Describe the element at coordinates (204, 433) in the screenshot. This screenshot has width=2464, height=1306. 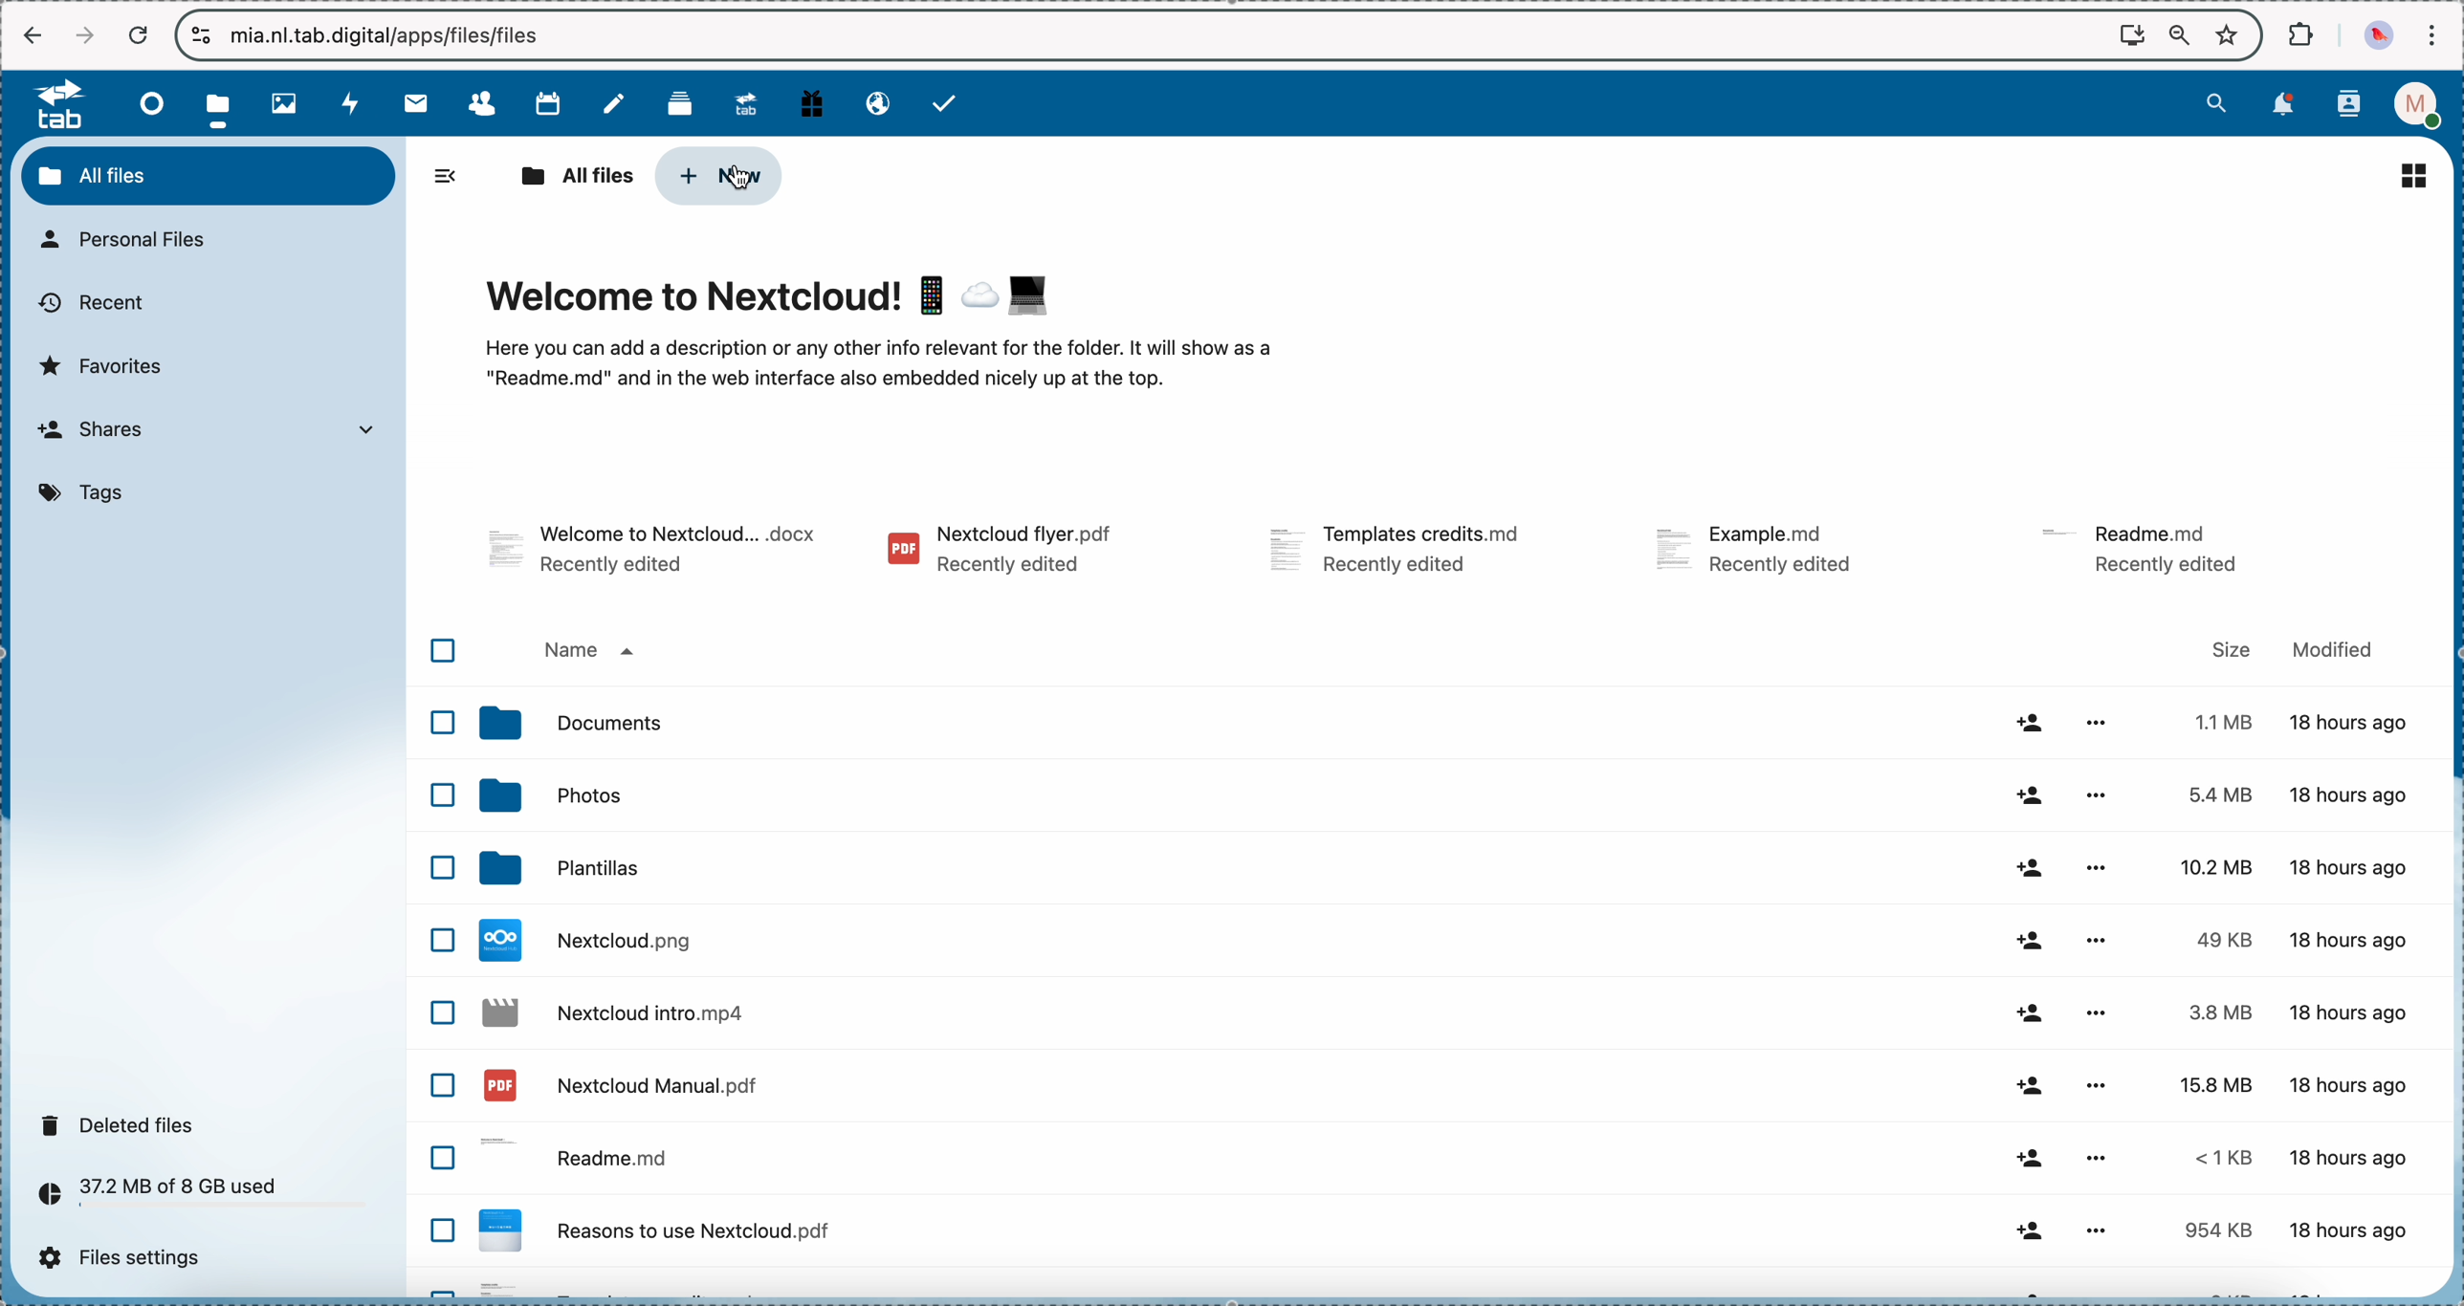
I see `shares` at that location.